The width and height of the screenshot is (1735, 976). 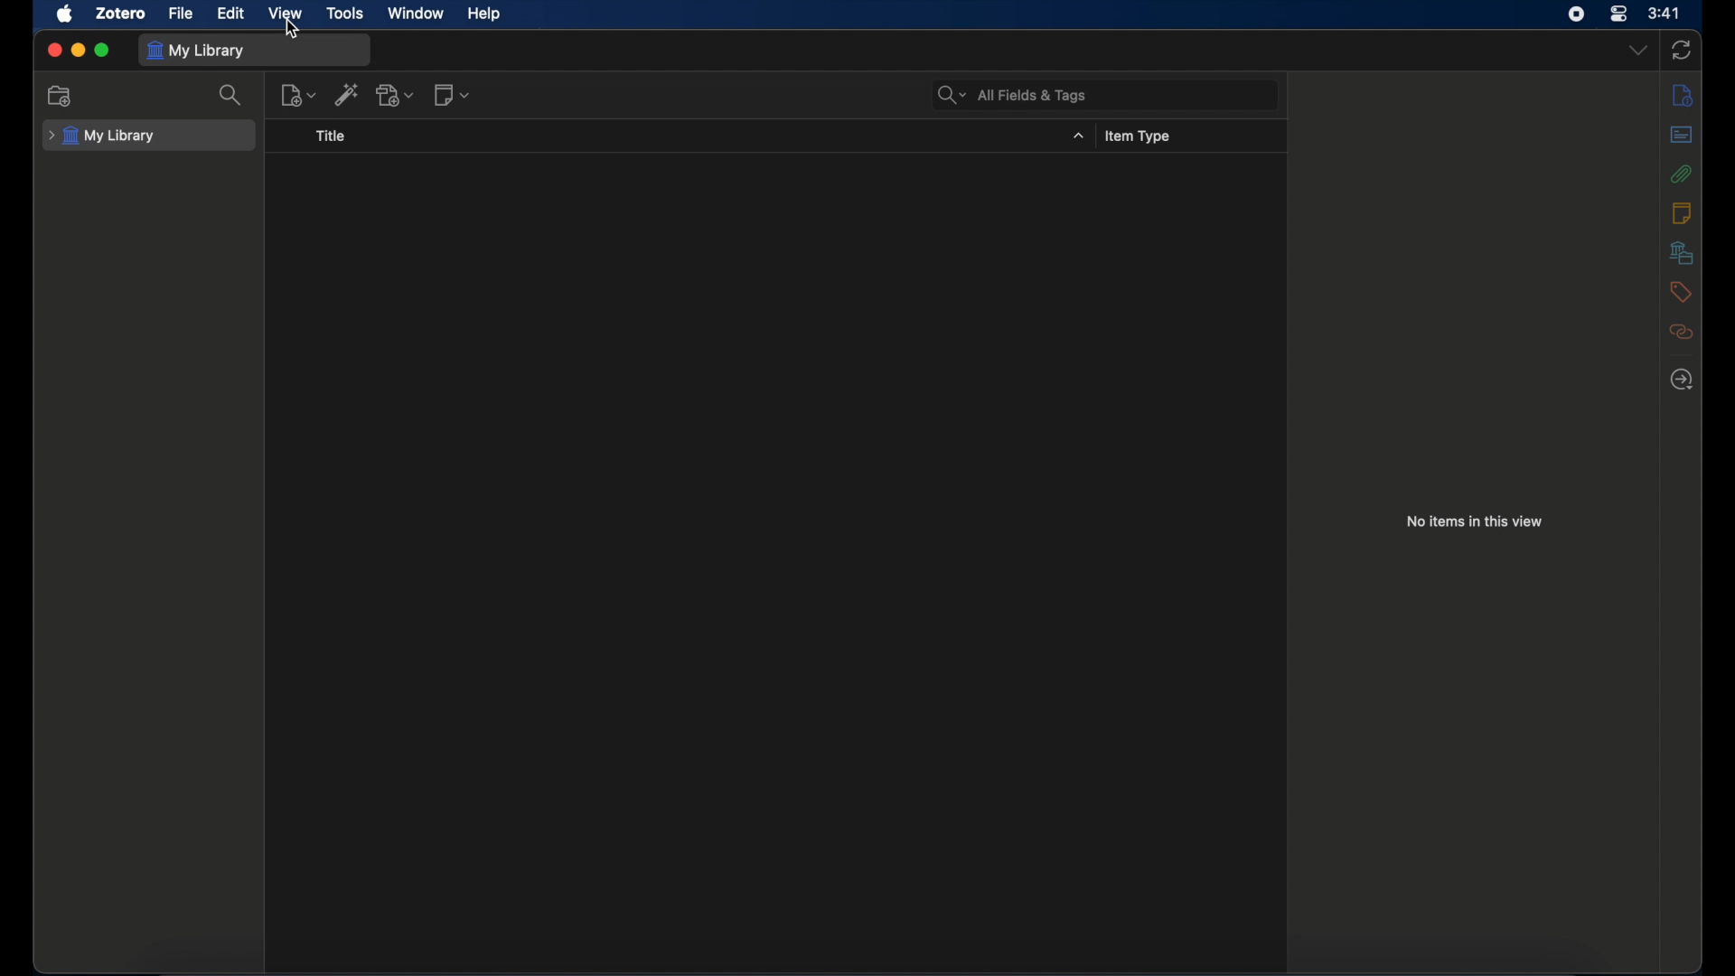 What do you see at coordinates (297, 95) in the screenshot?
I see `new item` at bounding box center [297, 95].